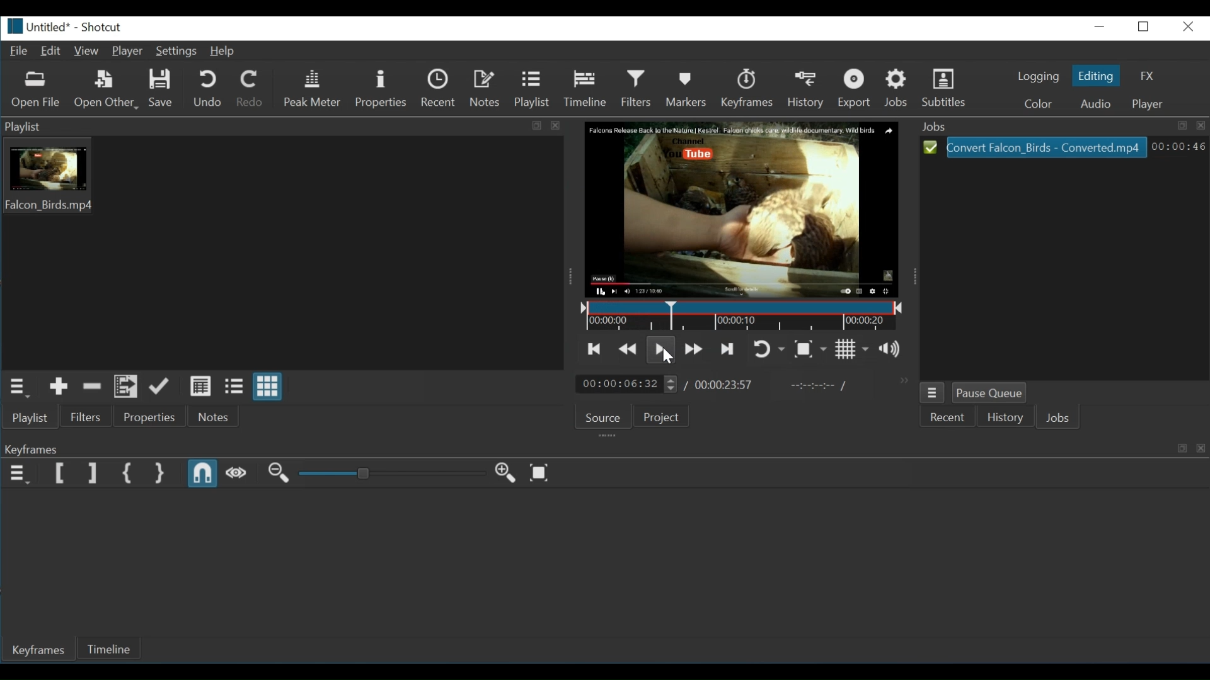 This screenshot has height=680, width=1210. Describe the element at coordinates (991, 393) in the screenshot. I see `Pause Queue` at that location.